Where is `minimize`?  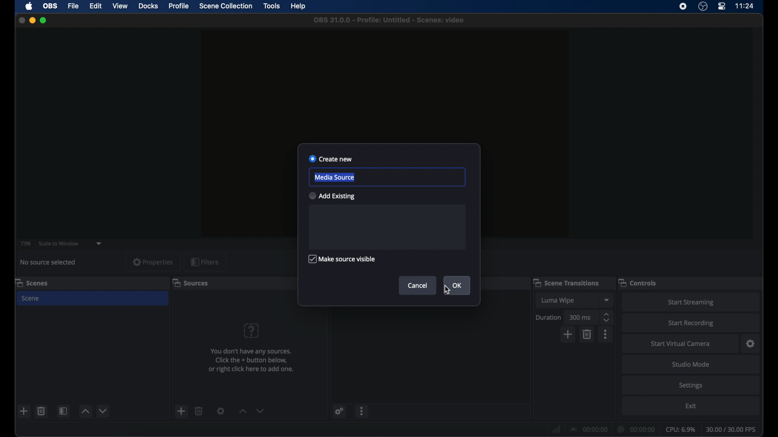
minimize is located at coordinates (32, 20).